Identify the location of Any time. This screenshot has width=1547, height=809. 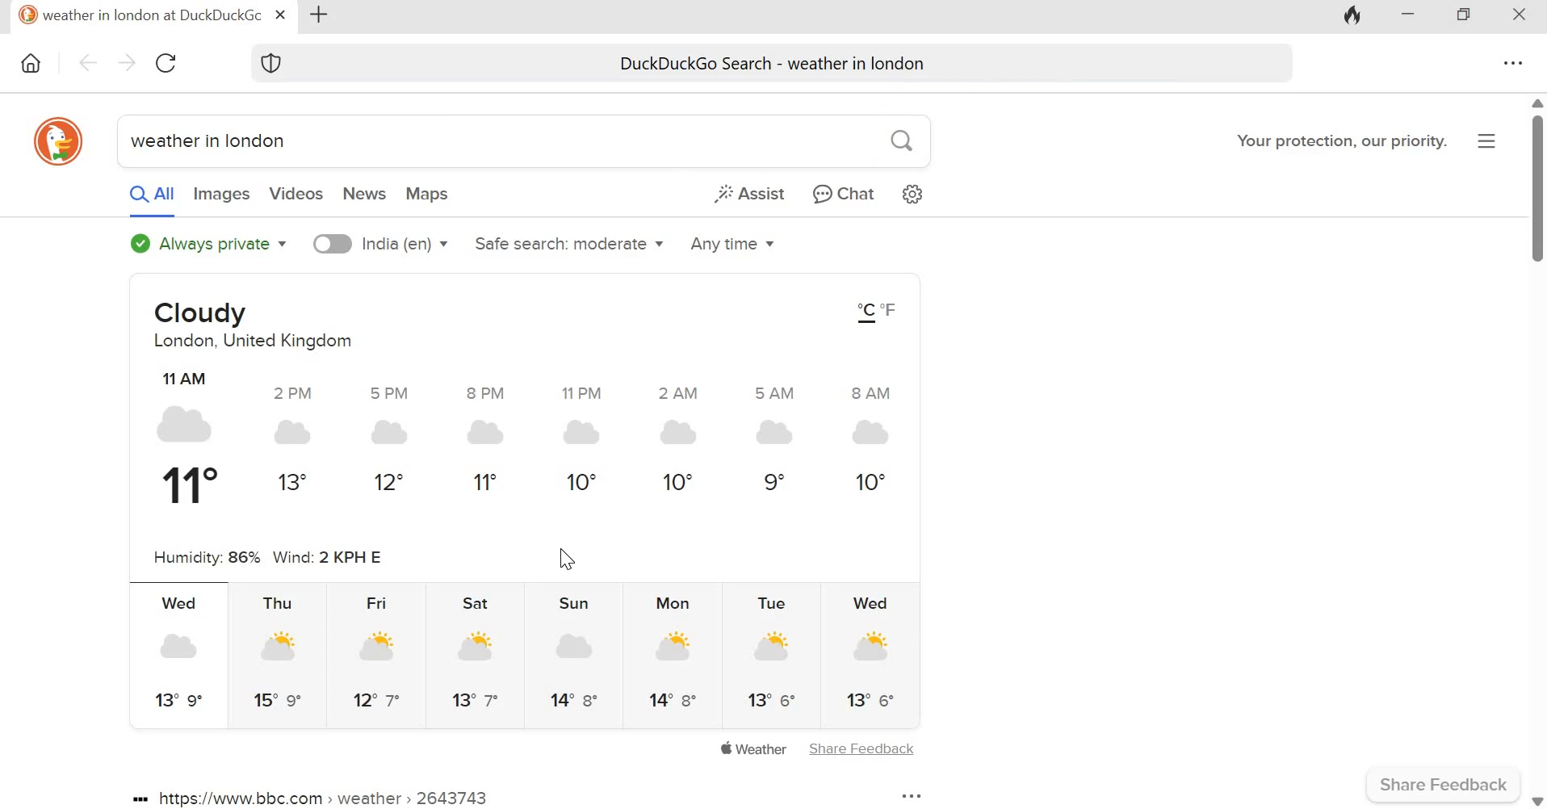
(728, 245).